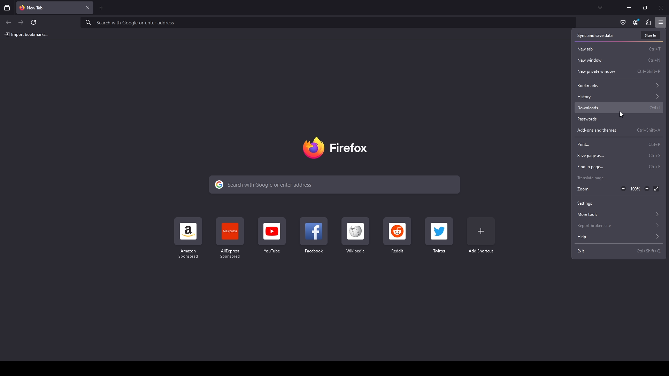 The height and width of the screenshot is (376, 669). What do you see at coordinates (49, 7) in the screenshot?
I see `New Tab` at bounding box center [49, 7].